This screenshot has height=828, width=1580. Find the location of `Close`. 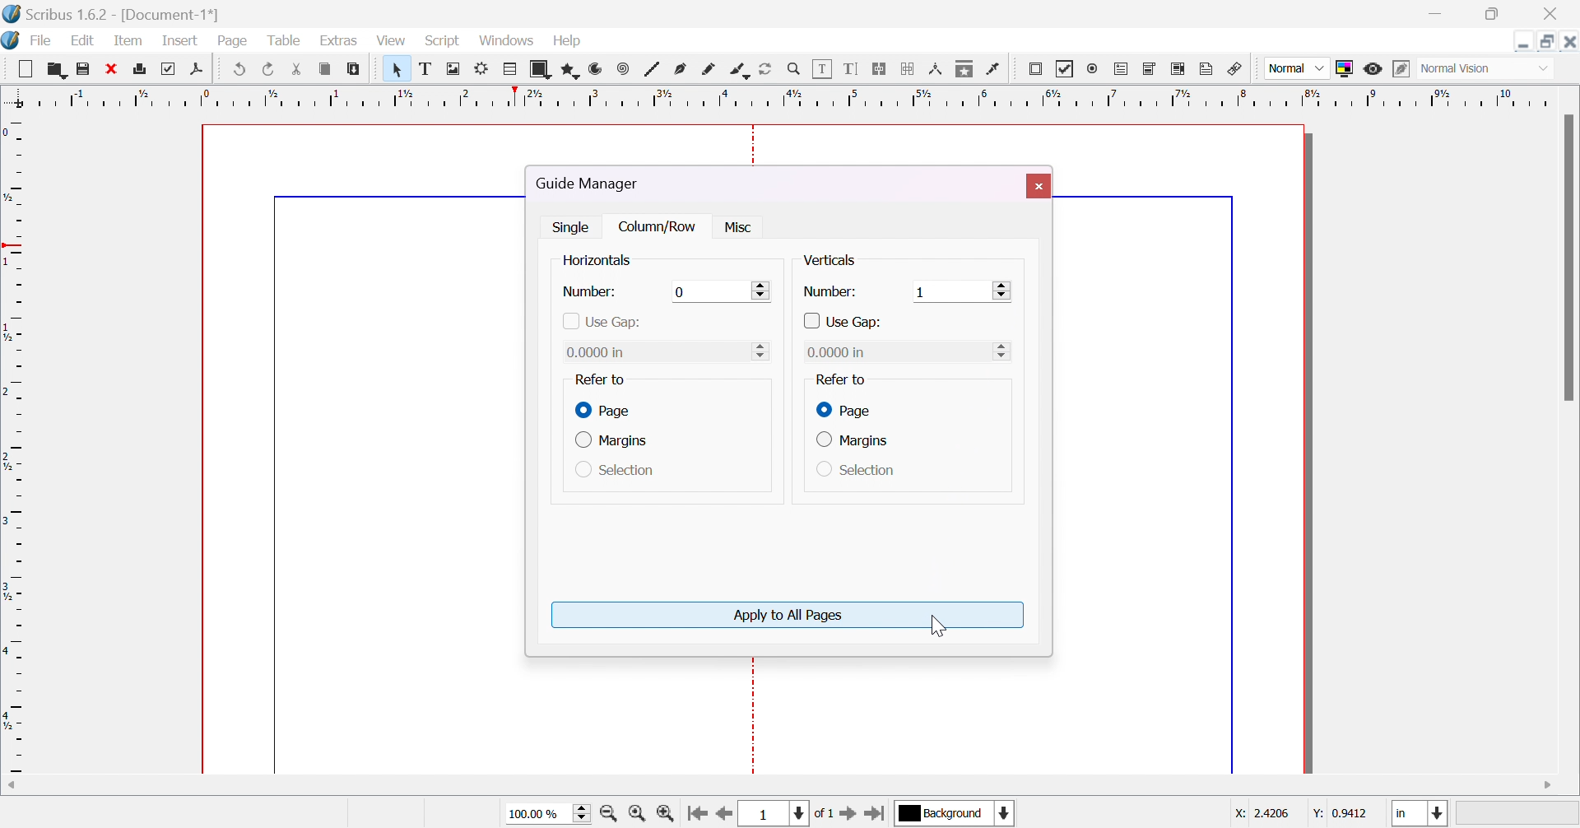

Close is located at coordinates (1570, 41).